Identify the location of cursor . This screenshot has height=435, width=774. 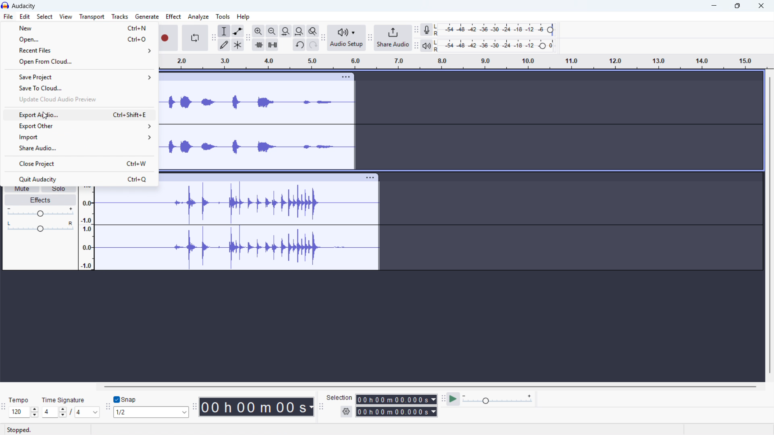
(46, 116).